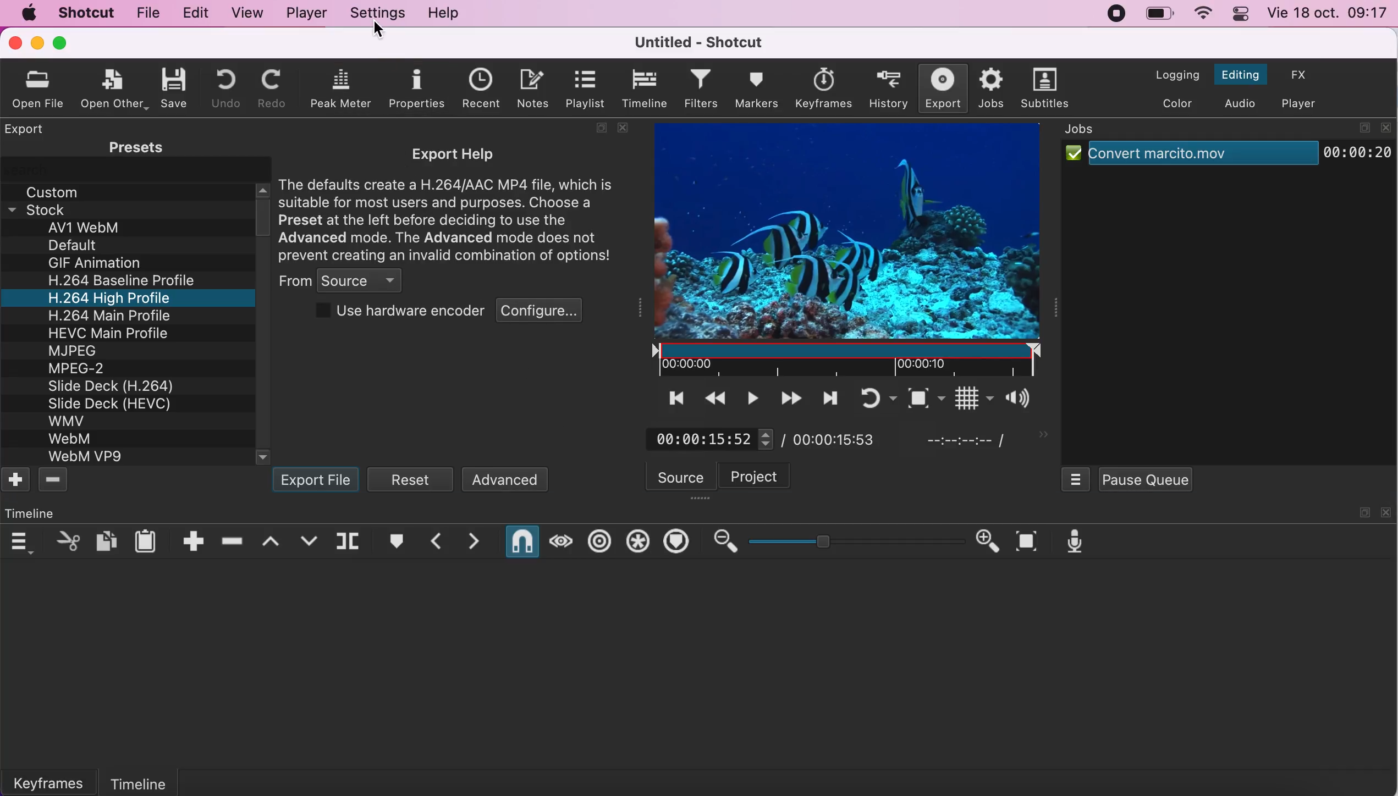 This screenshot has width=1398, height=796. Describe the element at coordinates (65, 419) in the screenshot. I see `WMV` at that location.